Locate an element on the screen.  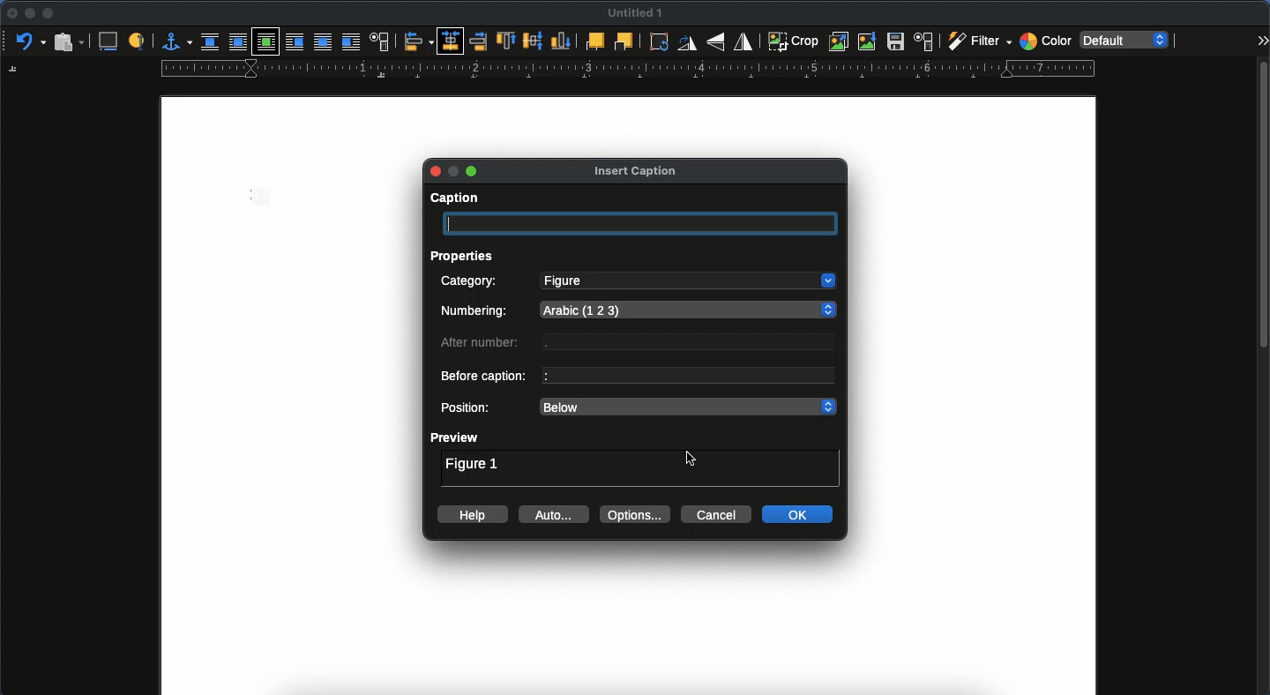
options is located at coordinates (638, 514).